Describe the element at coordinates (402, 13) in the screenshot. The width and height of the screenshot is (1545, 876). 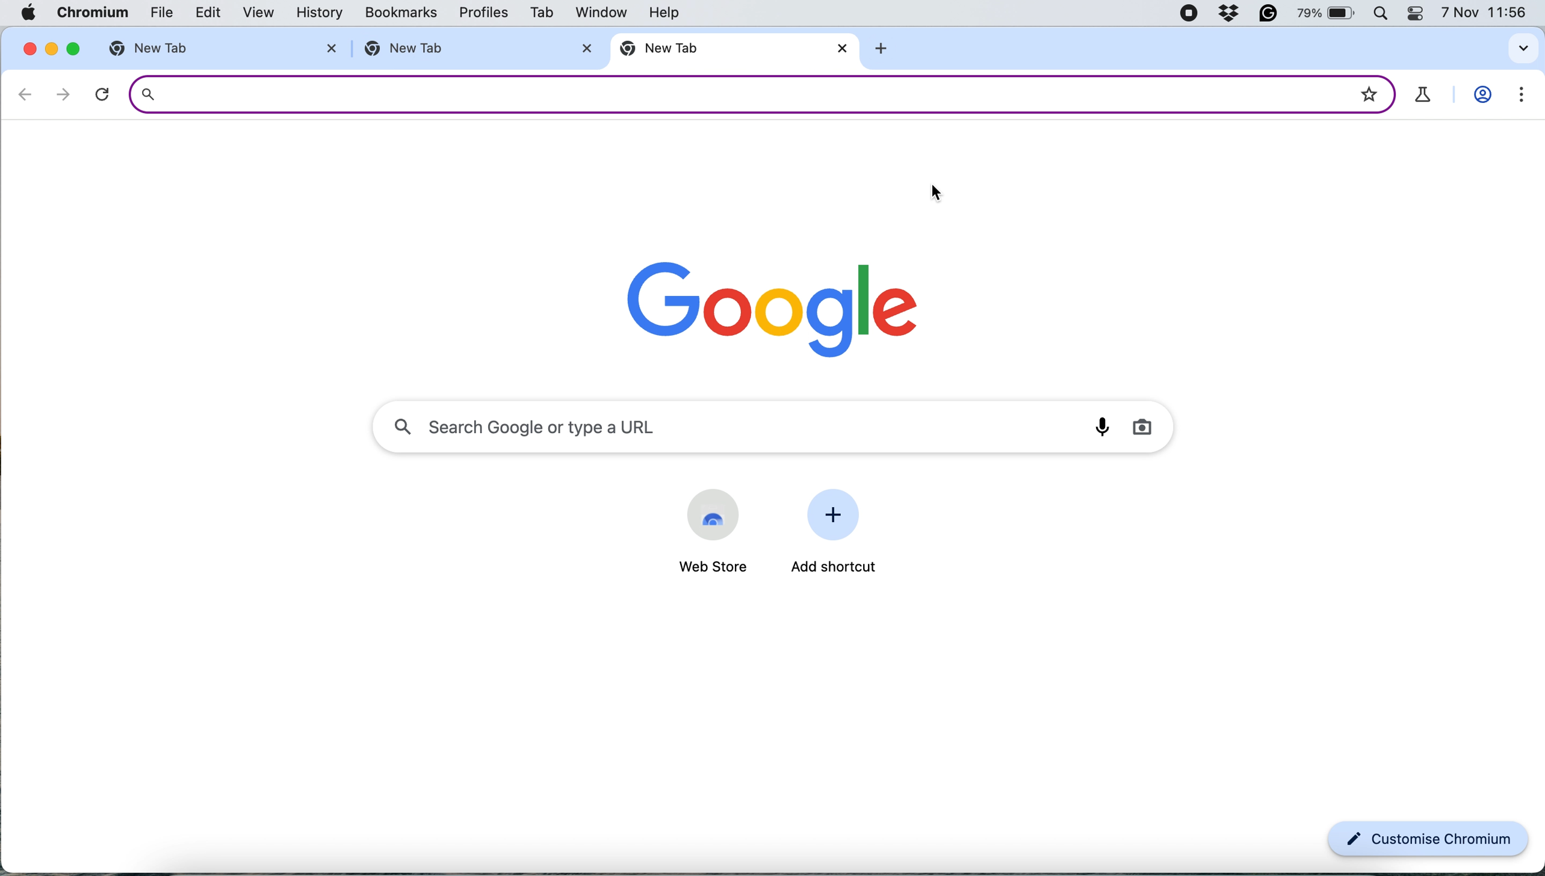
I see `bookmarks` at that location.